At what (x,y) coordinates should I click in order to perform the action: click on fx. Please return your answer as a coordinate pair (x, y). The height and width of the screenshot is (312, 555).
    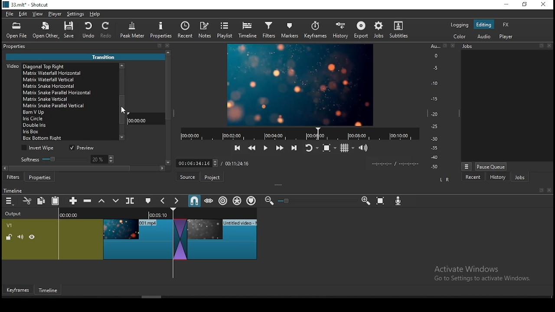
    Looking at the image, I should click on (506, 25).